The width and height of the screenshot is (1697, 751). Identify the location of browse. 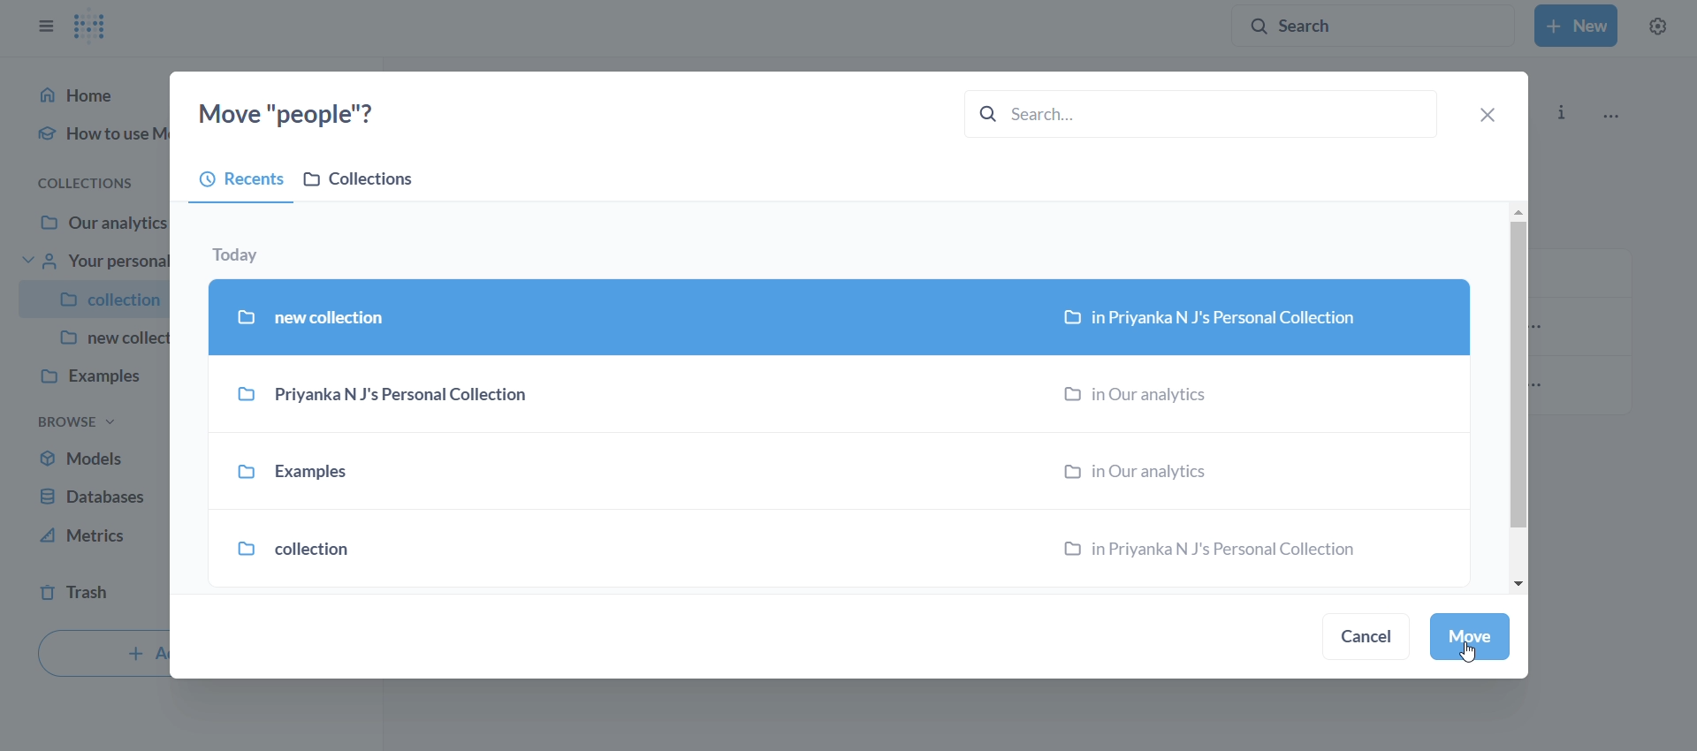
(77, 421).